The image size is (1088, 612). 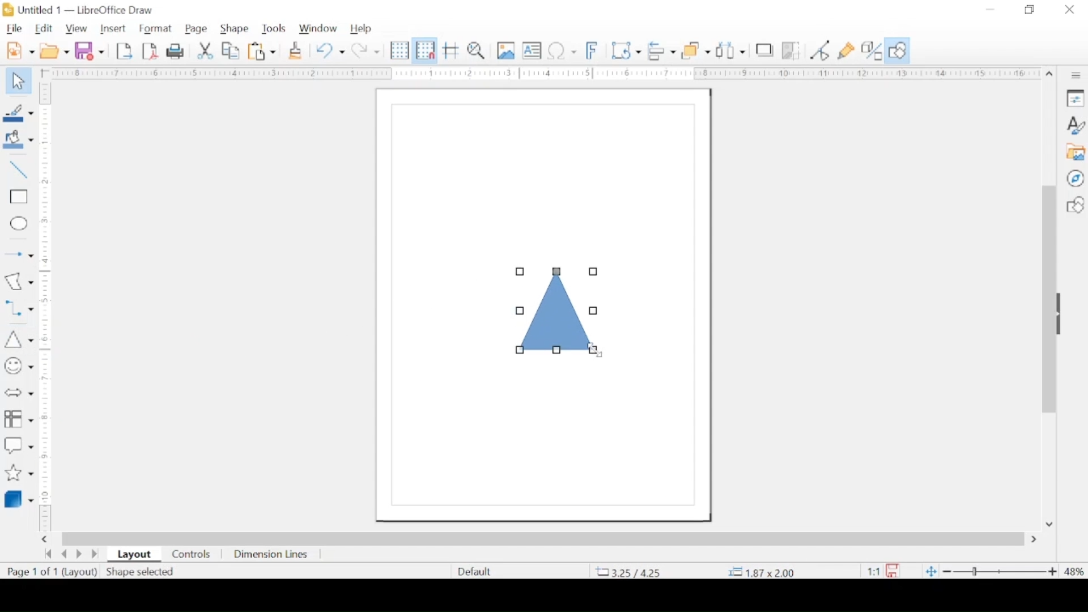 What do you see at coordinates (507, 51) in the screenshot?
I see `insert image` at bounding box center [507, 51].